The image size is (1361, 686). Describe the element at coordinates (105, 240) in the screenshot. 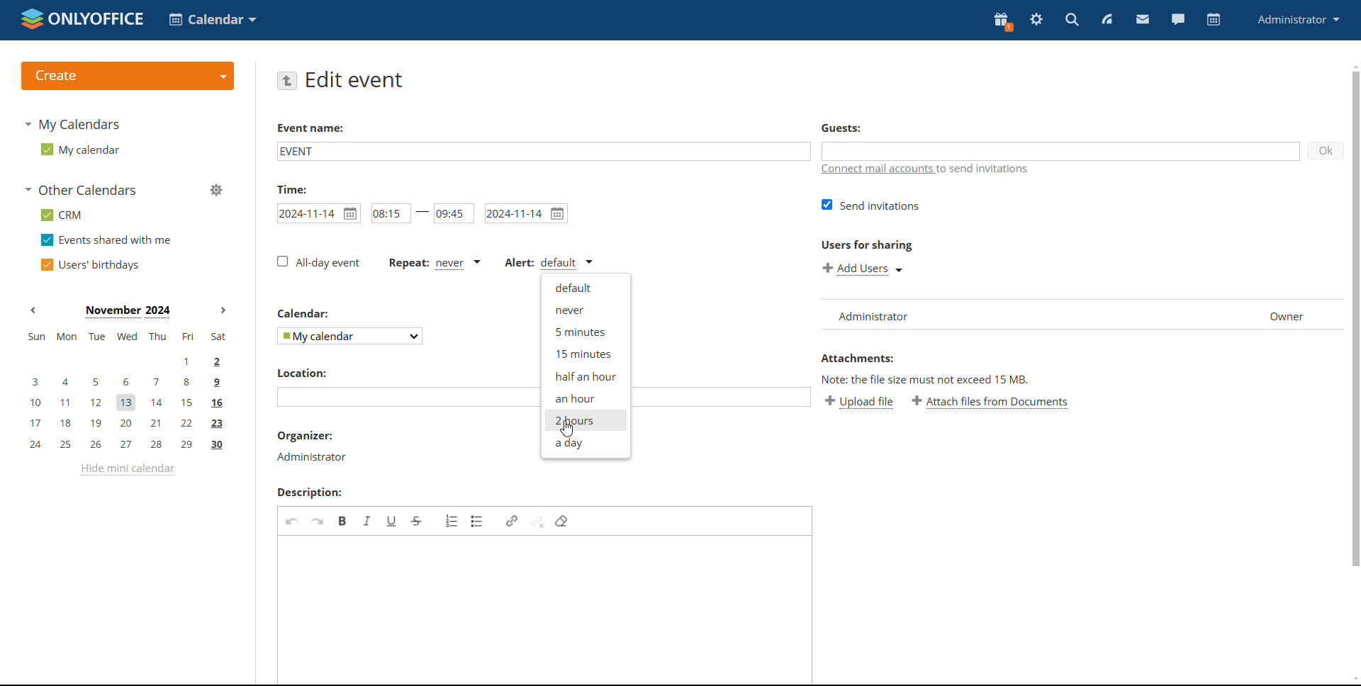

I see `events shared with me` at that location.